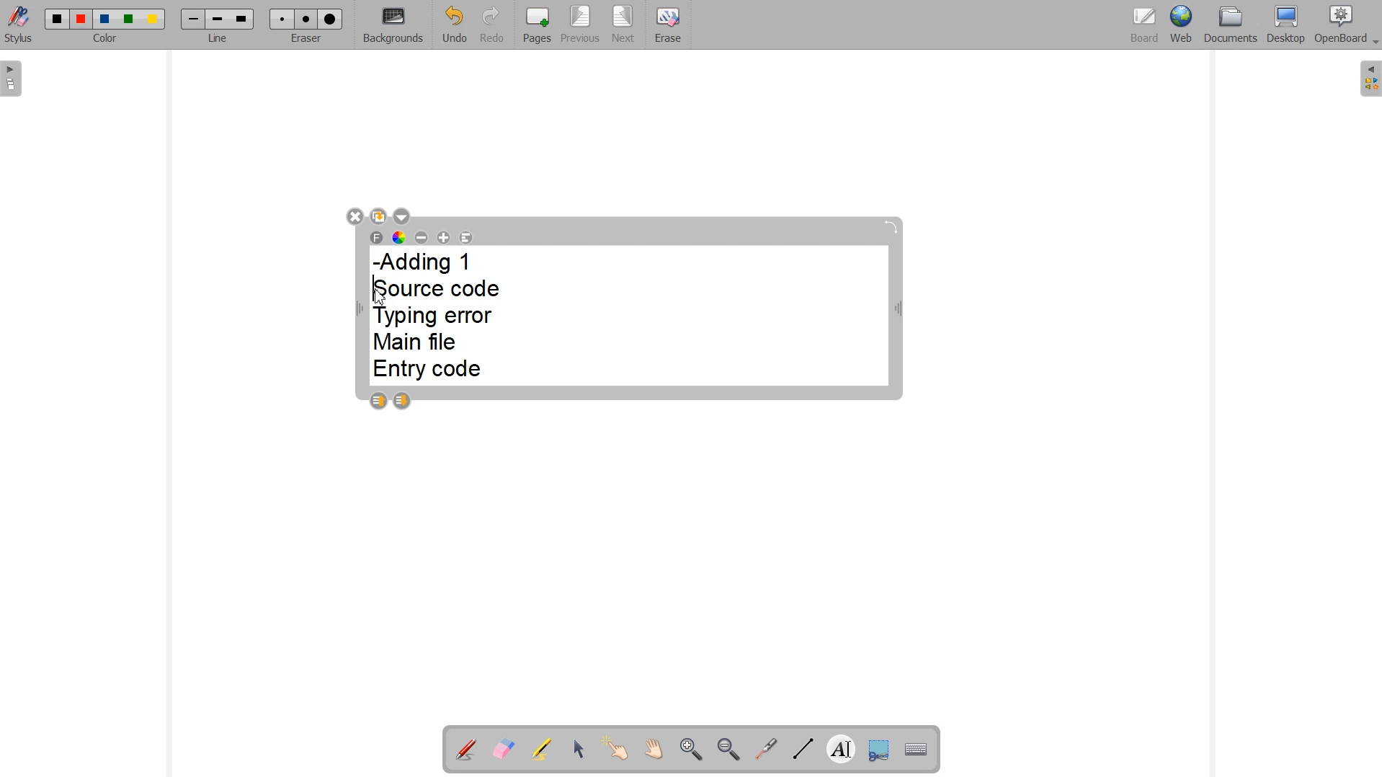 This screenshot has height=777, width=1382. What do you see at coordinates (580, 25) in the screenshot?
I see `Previous` at bounding box center [580, 25].